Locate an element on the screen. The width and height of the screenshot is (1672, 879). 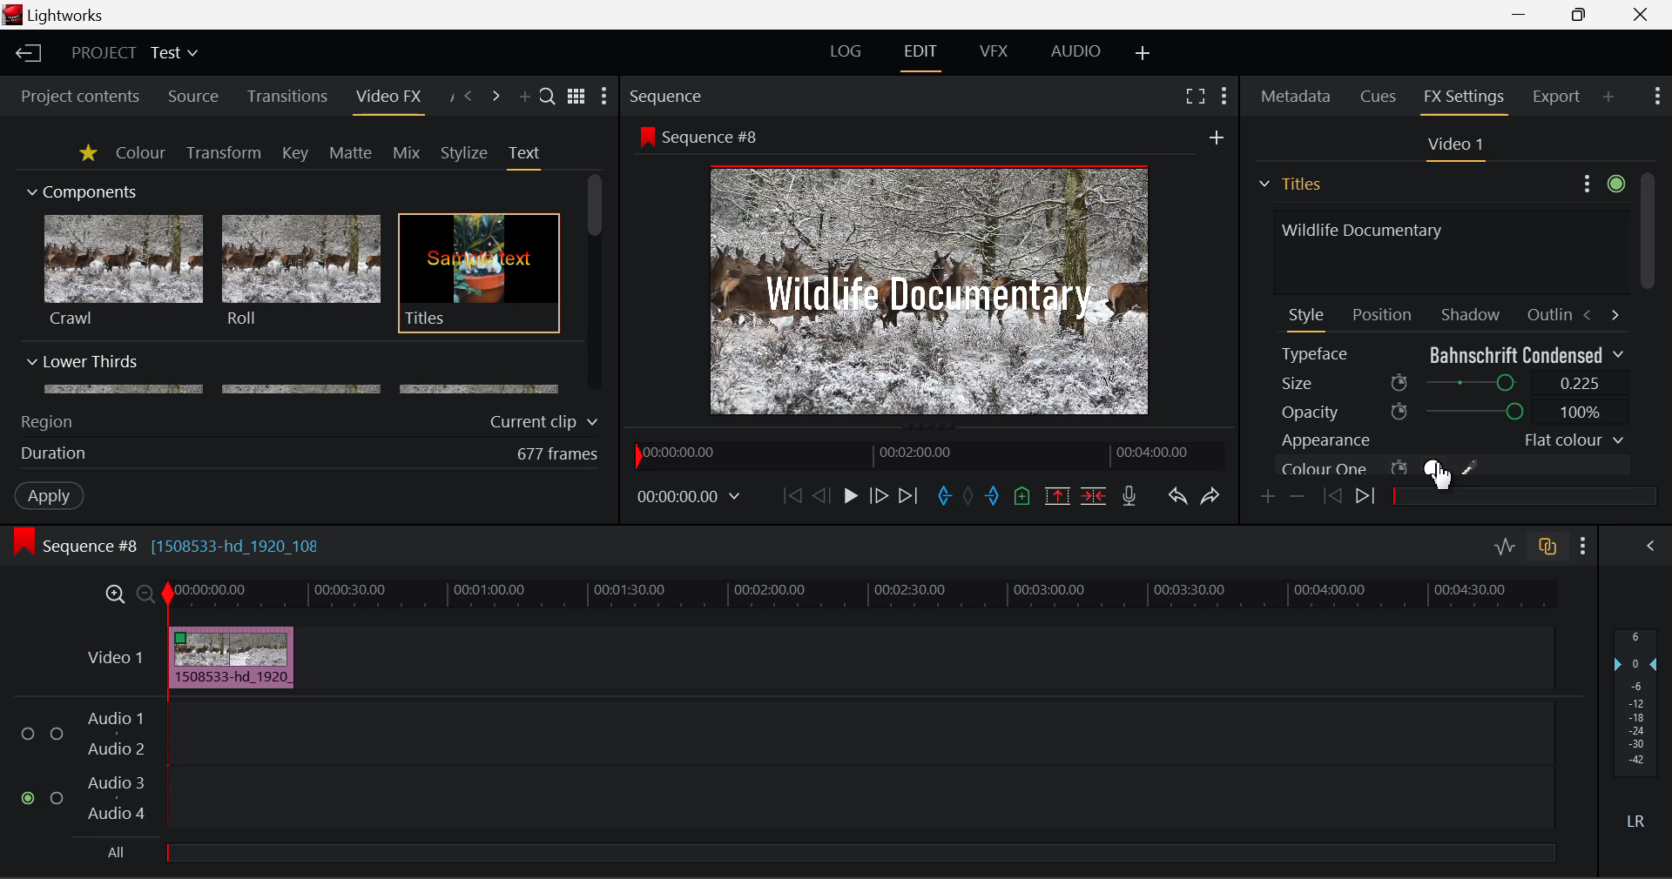
checked checkbox is located at coordinates (30, 799).